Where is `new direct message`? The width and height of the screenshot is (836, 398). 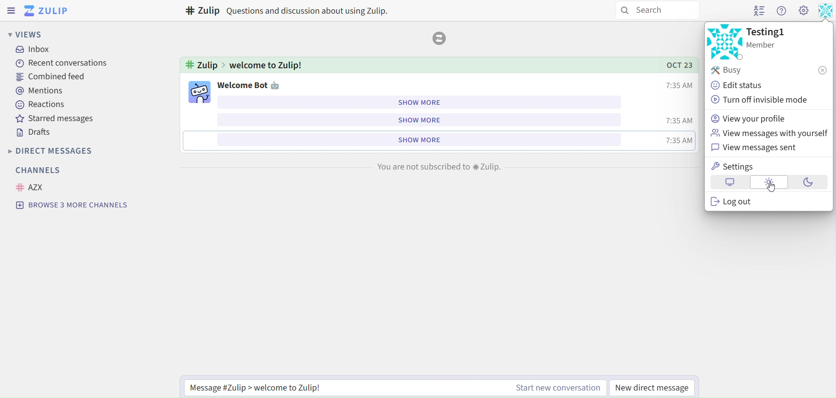 new direct message is located at coordinates (653, 387).